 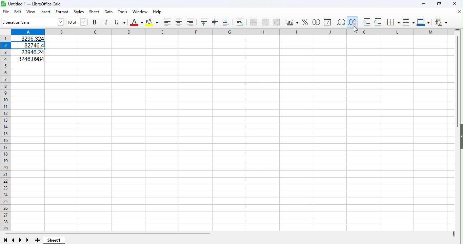 I want to click on Border style, so click(x=408, y=21).